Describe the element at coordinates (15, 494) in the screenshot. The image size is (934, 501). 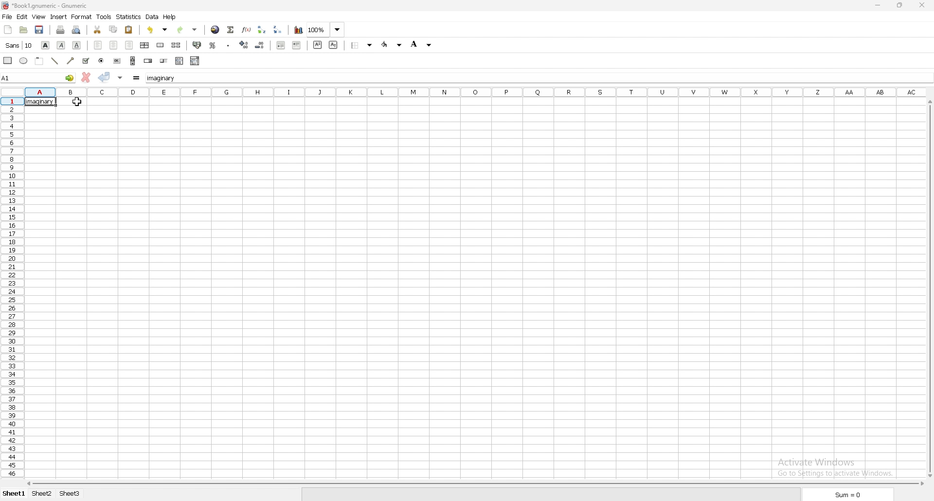
I see `sheet 1` at that location.